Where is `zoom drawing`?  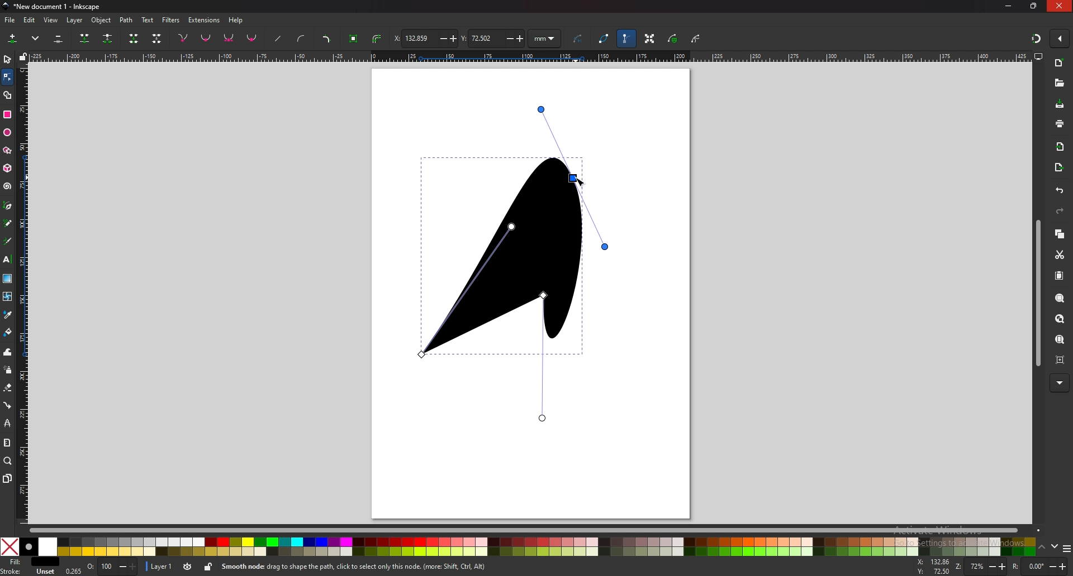
zoom drawing is located at coordinates (1061, 319).